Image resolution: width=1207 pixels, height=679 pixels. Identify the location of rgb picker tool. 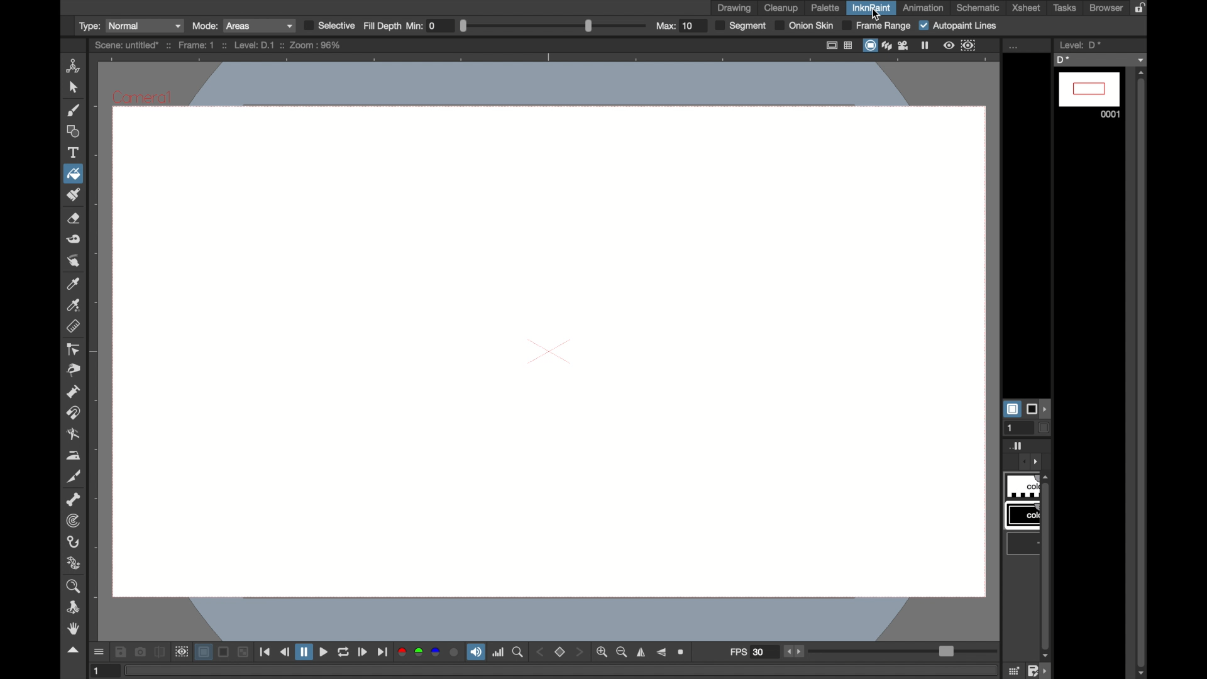
(74, 305).